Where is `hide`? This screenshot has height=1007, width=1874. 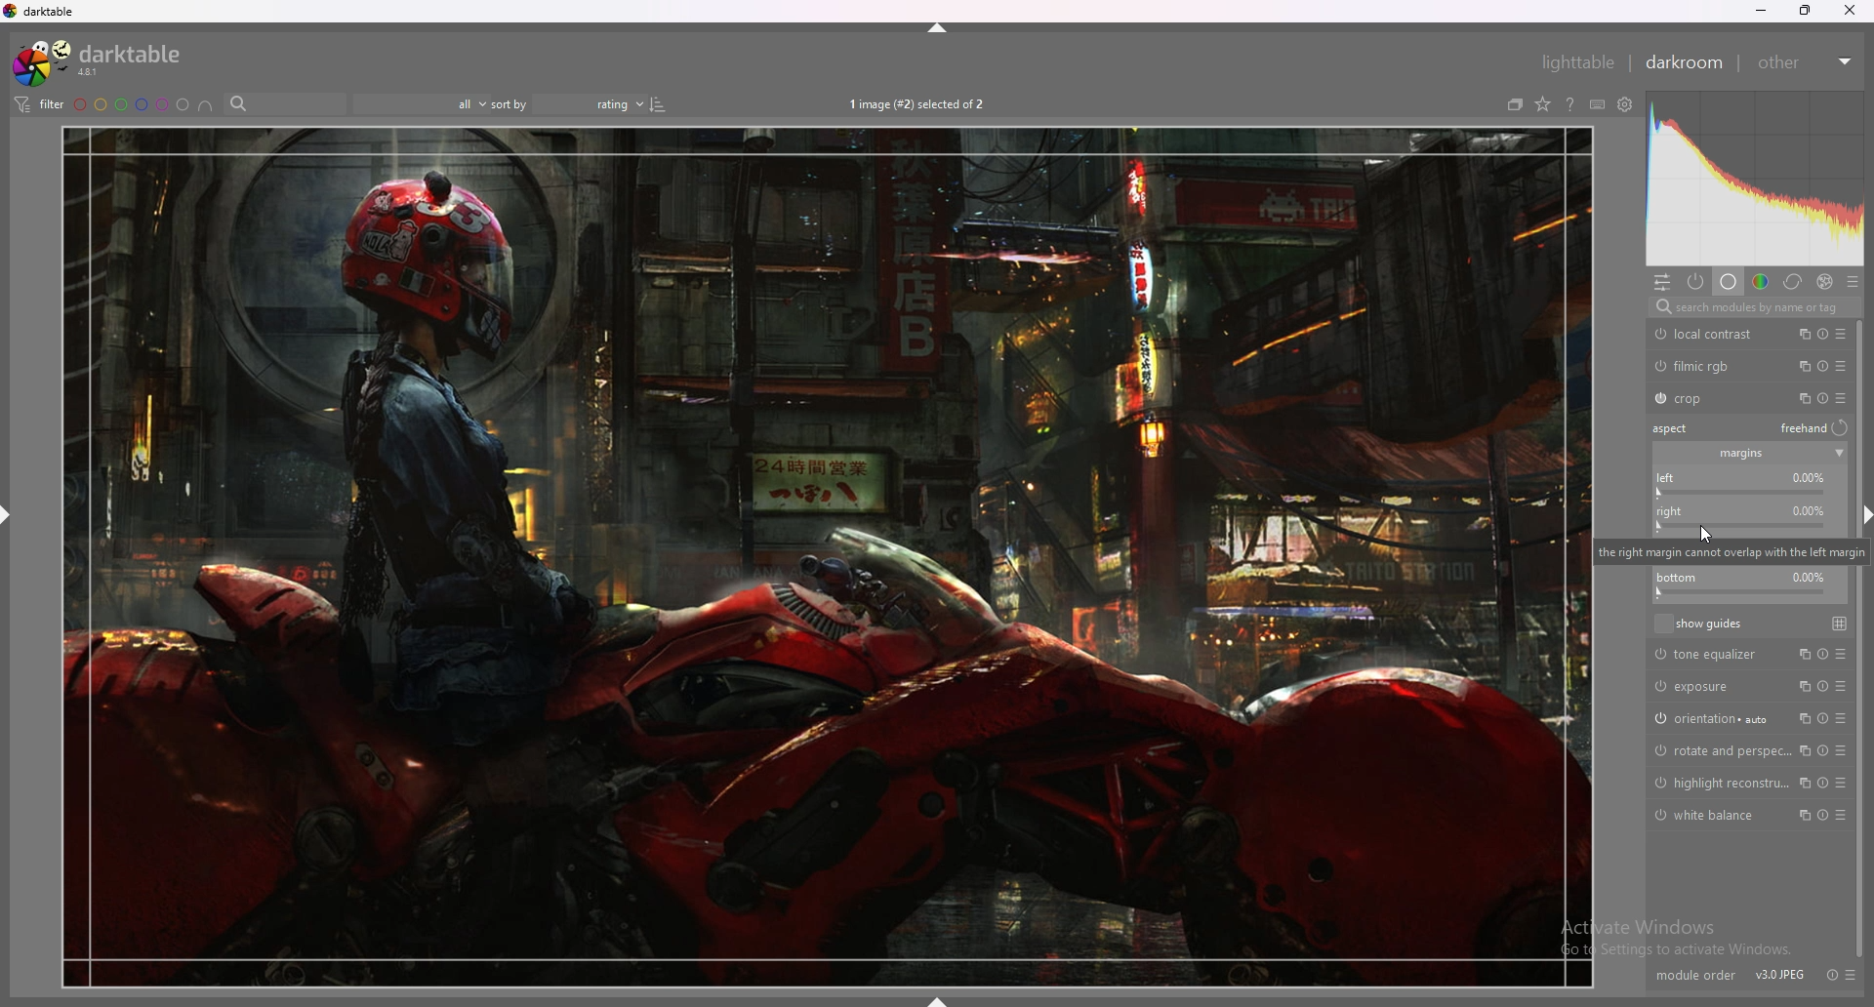 hide is located at coordinates (7, 516).